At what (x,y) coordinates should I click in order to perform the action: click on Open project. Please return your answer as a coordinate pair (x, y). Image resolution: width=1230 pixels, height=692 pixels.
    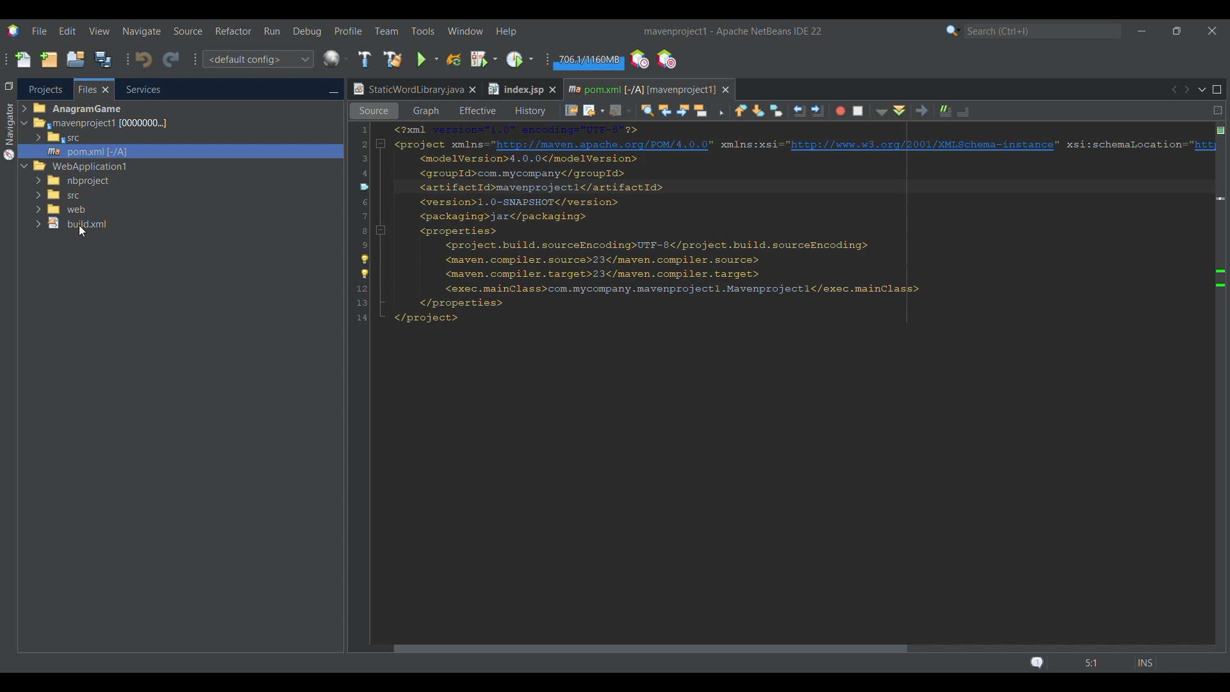
    Looking at the image, I should click on (76, 59).